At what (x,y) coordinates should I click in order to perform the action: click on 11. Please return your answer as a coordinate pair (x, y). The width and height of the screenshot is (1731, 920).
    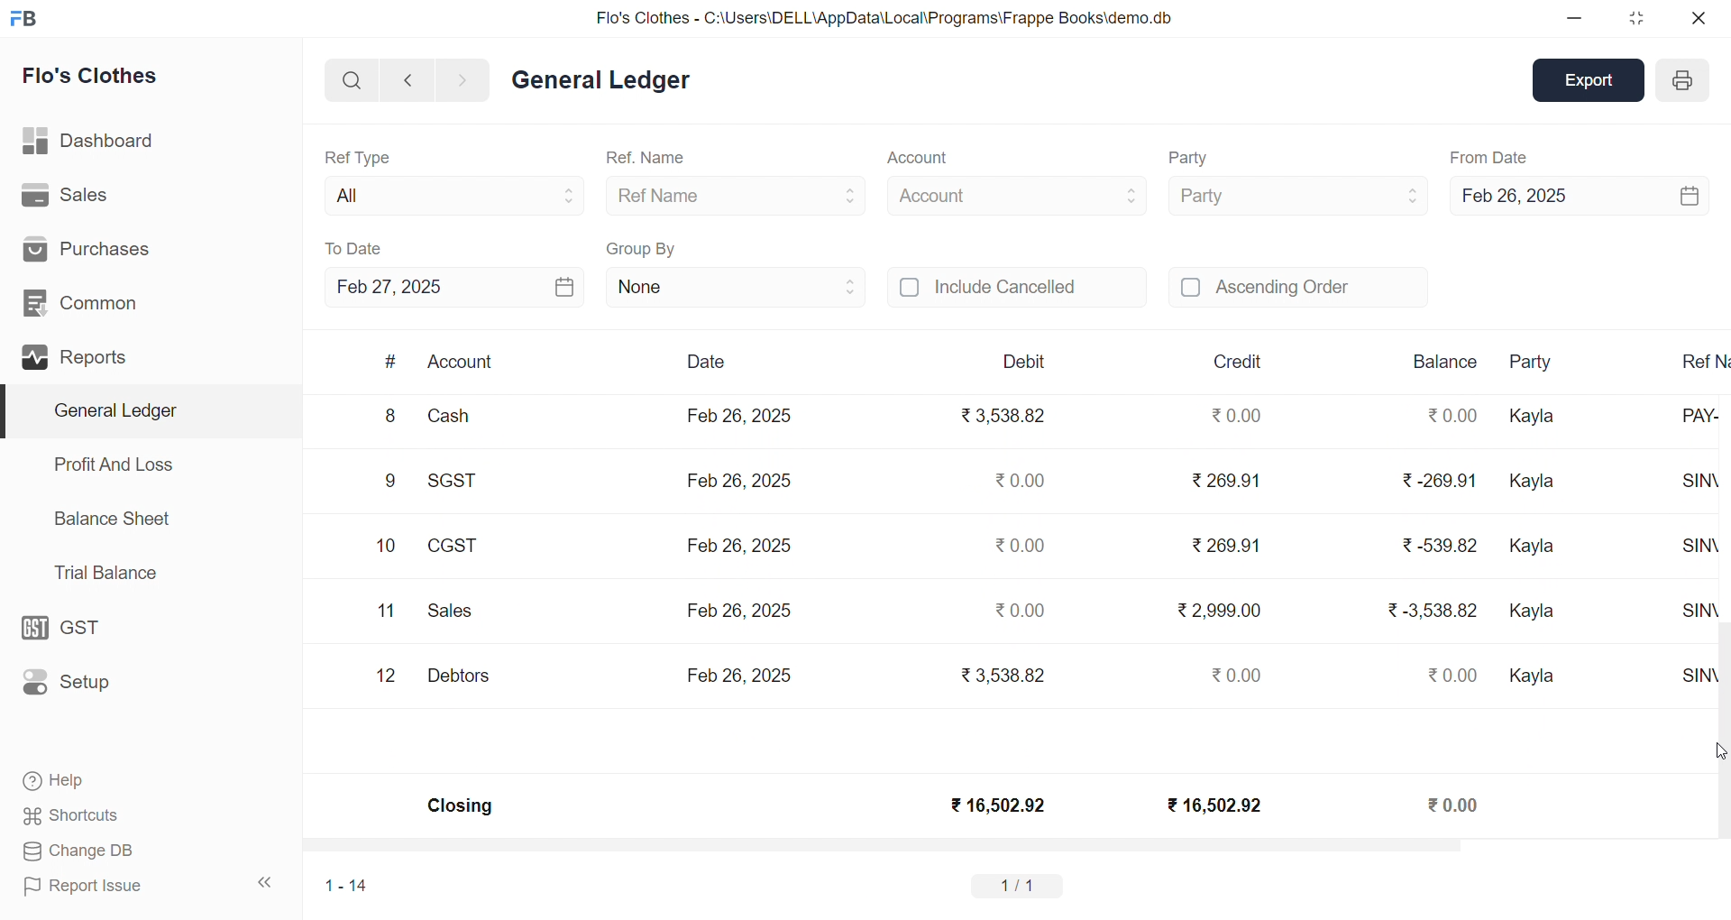
    Looking at the image, I should click on (386, 612).